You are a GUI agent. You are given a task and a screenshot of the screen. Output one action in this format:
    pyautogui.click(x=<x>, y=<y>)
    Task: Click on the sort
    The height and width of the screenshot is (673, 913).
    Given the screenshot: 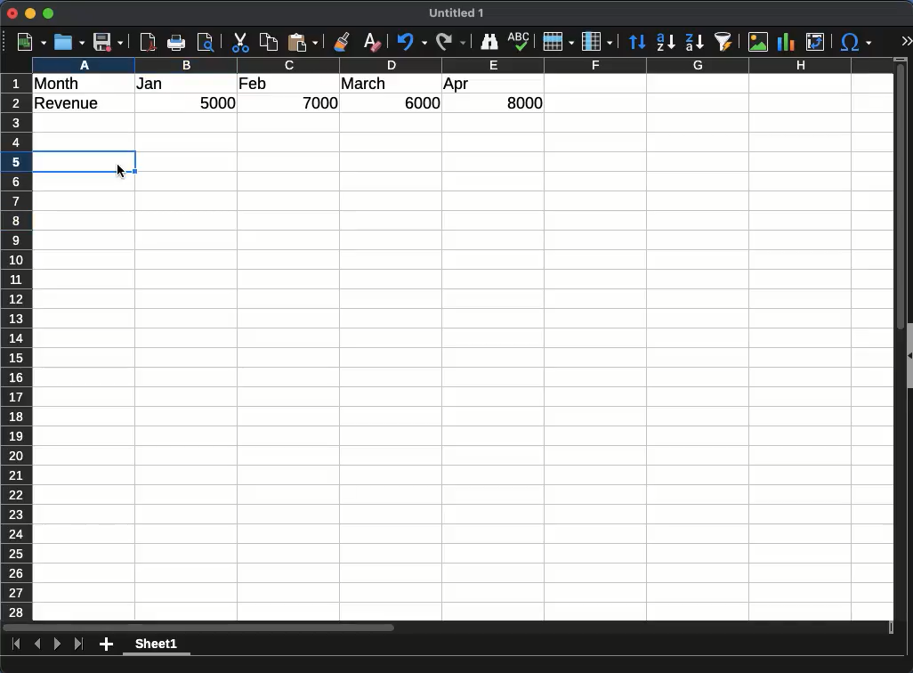 What is the action you would take?
    pyautogui.click(x=636, y=43)
    